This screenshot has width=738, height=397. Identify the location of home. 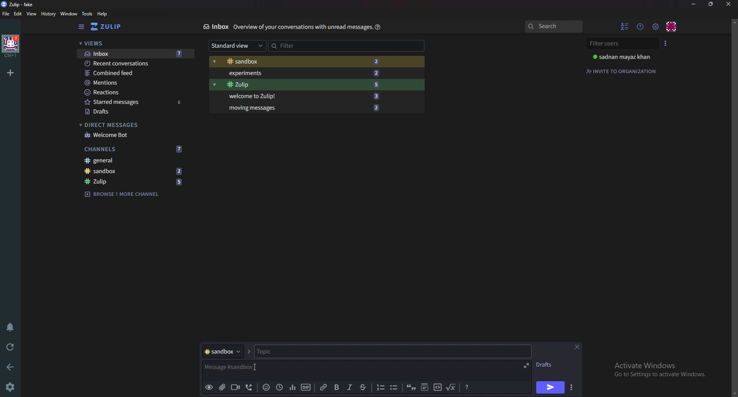
(10, 46).